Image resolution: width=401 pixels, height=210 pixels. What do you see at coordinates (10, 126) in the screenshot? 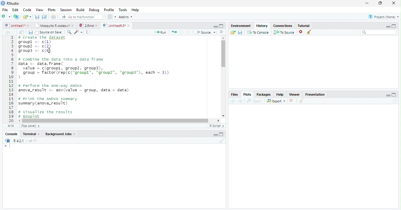
I see `1:1` at bounding box center [10, 126].